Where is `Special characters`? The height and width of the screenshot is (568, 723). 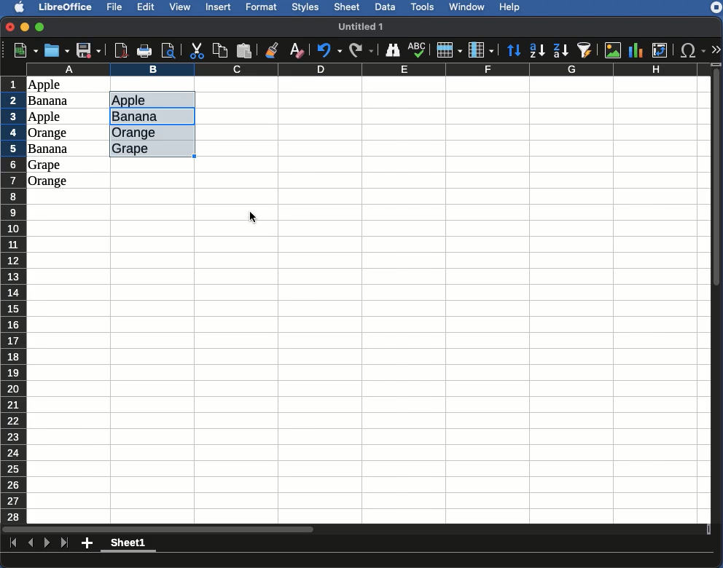 Special characters is located at coordinates (693, 50).